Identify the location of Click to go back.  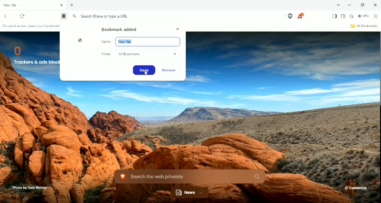
(6, 16).